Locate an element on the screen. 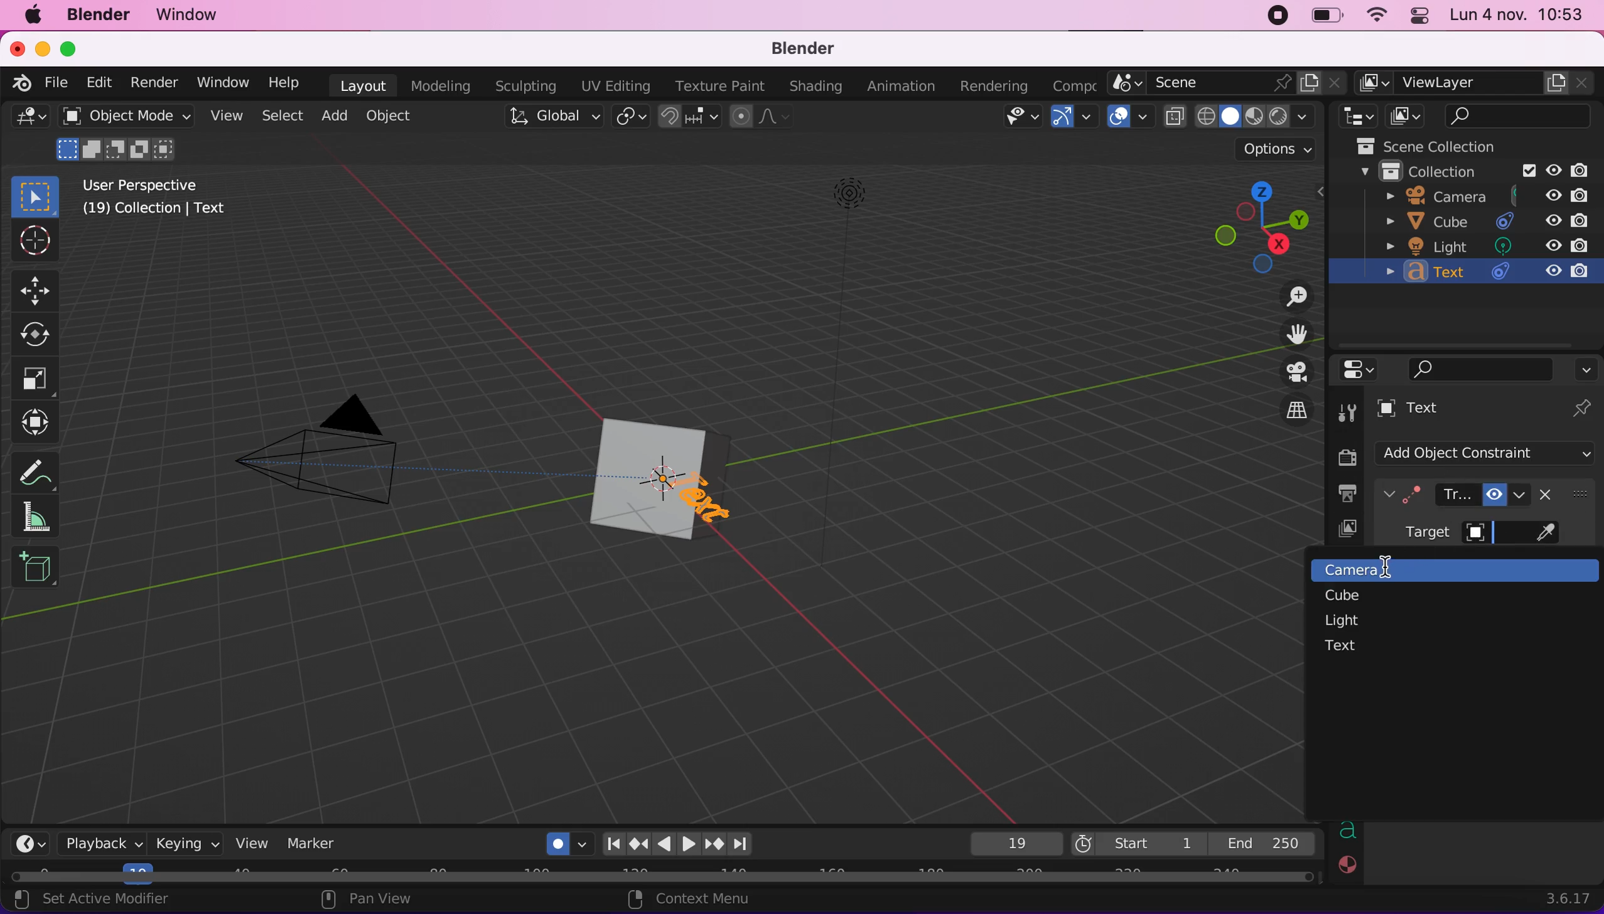  move is located at coordinates (43, 289).